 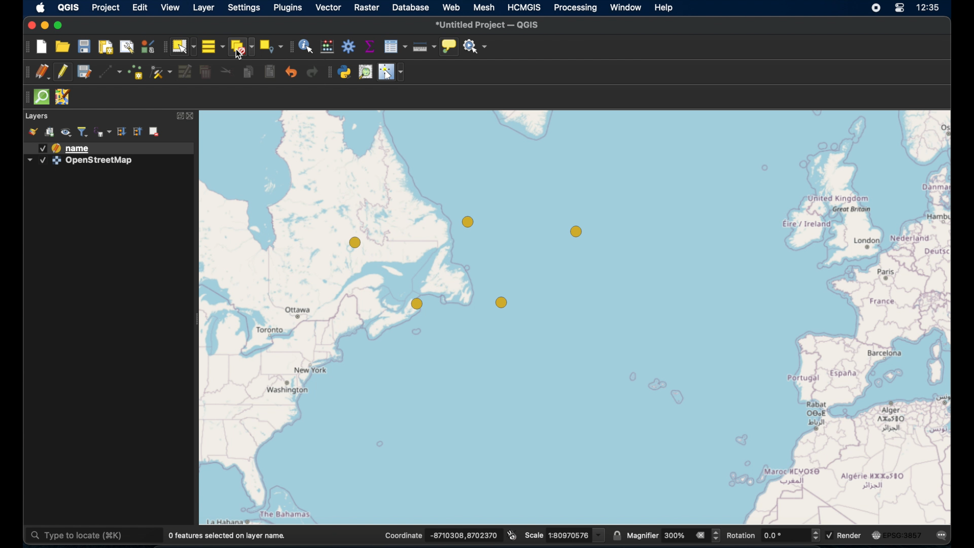 What do you see at coordinates (717, 536) in the screenshot?
I see `increase or decrease the value of magnifier` at bounding box center [717, 536].